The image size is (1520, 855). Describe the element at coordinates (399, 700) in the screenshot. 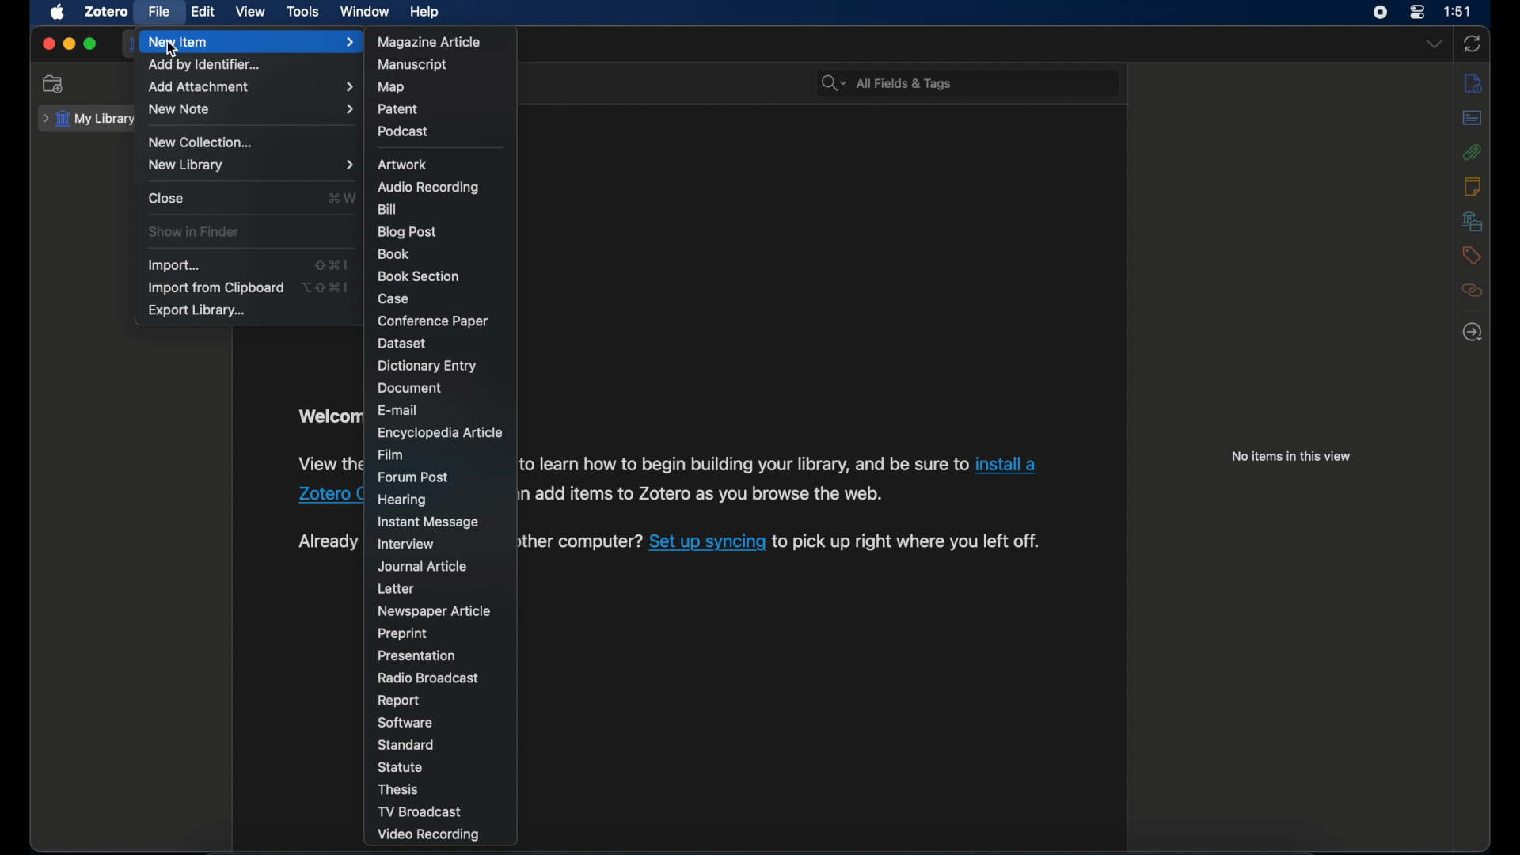

I see `report` at that location.